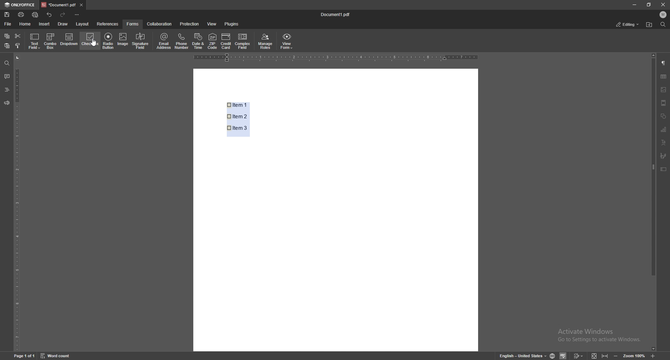 This screenshot has height=360, width=670. I want to click on references, so click(108, 24).